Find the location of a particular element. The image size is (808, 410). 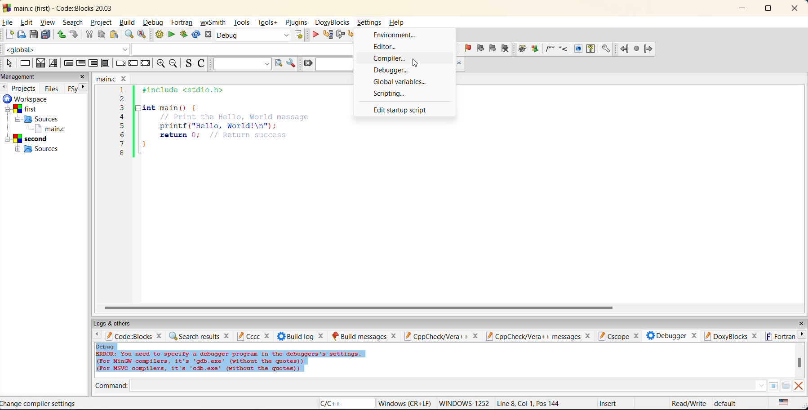

Read/Write is located at coordinates (688, 403).